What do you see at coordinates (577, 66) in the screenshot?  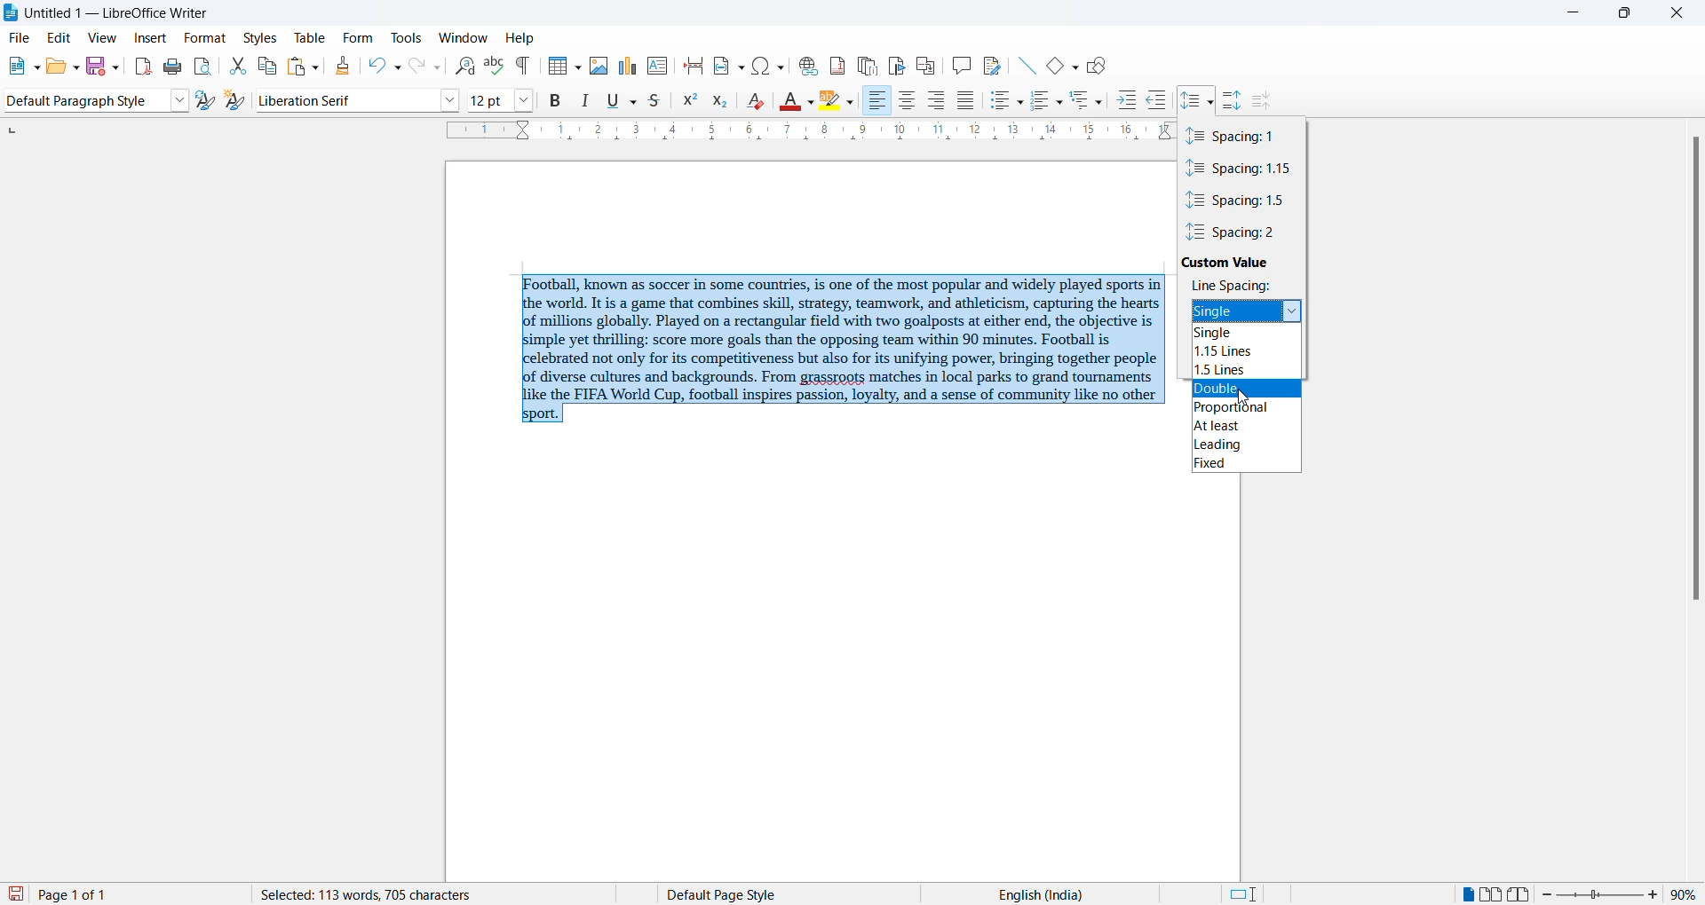 I see `insert table grid` at bounding box center [577, 66].